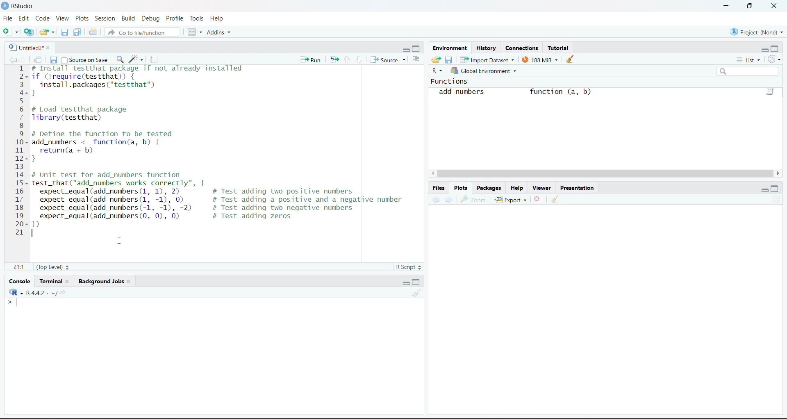  I want to click on close, so click(68, 280).